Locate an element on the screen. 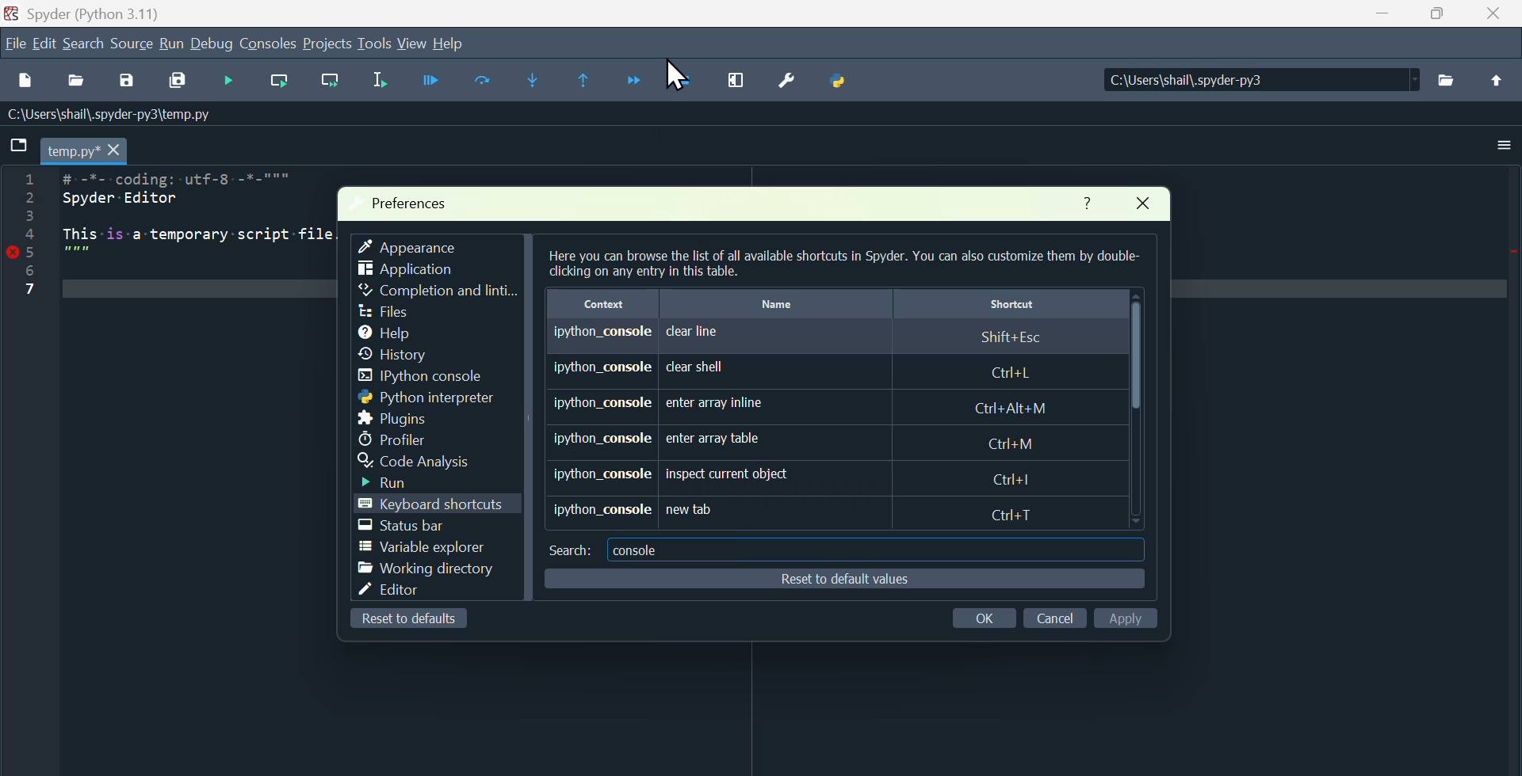 The height and width of the screenshot is (776, 1522). Run cell is located at coordinates (482, 82).